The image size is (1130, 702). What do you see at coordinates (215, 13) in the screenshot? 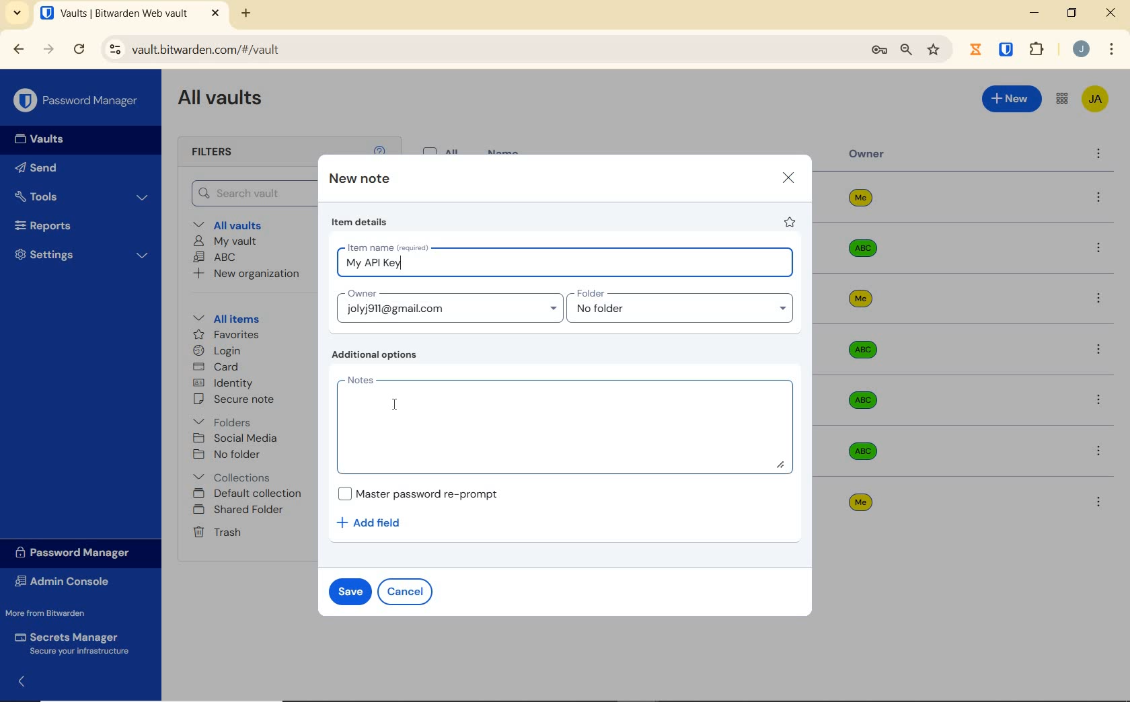
I see `CLOSE` at bounding box center [215, 13].